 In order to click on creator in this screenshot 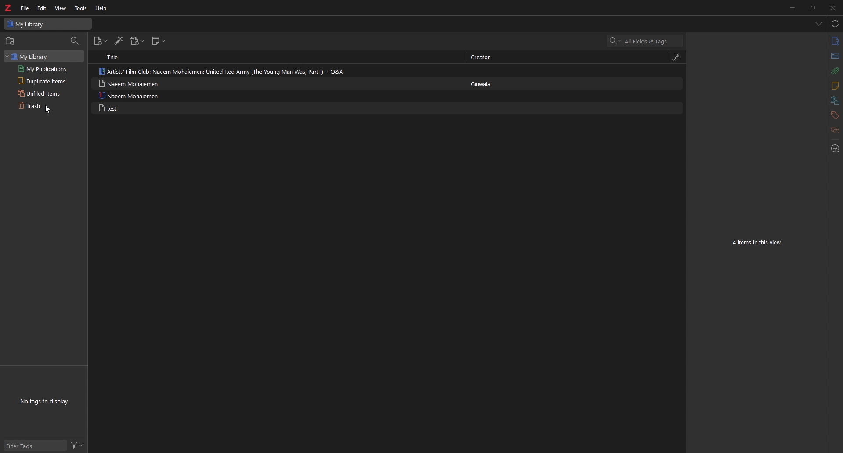, I will do `click(484, 56)`.